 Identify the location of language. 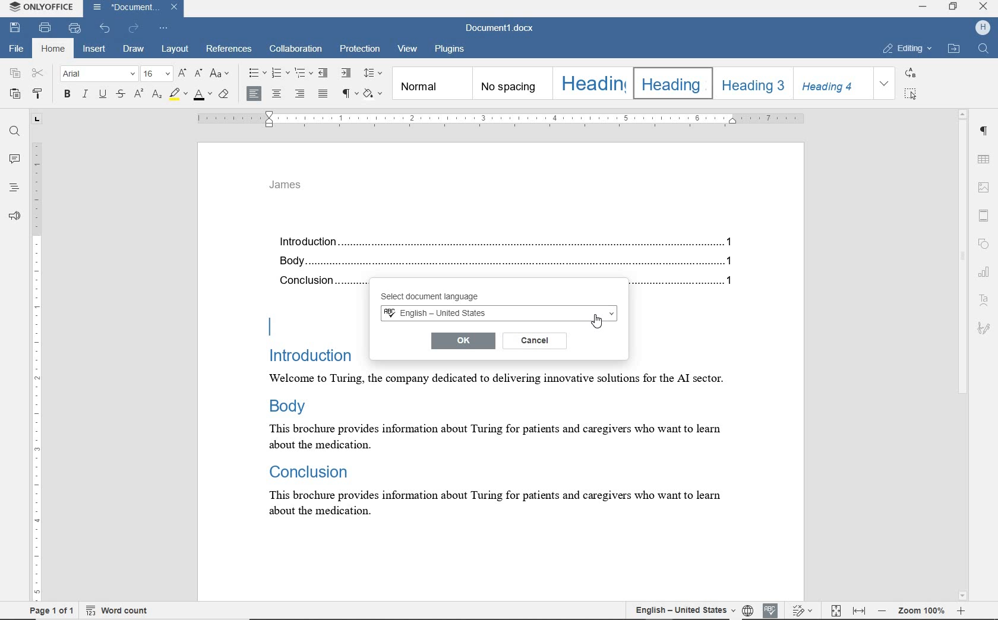
(747, 610).